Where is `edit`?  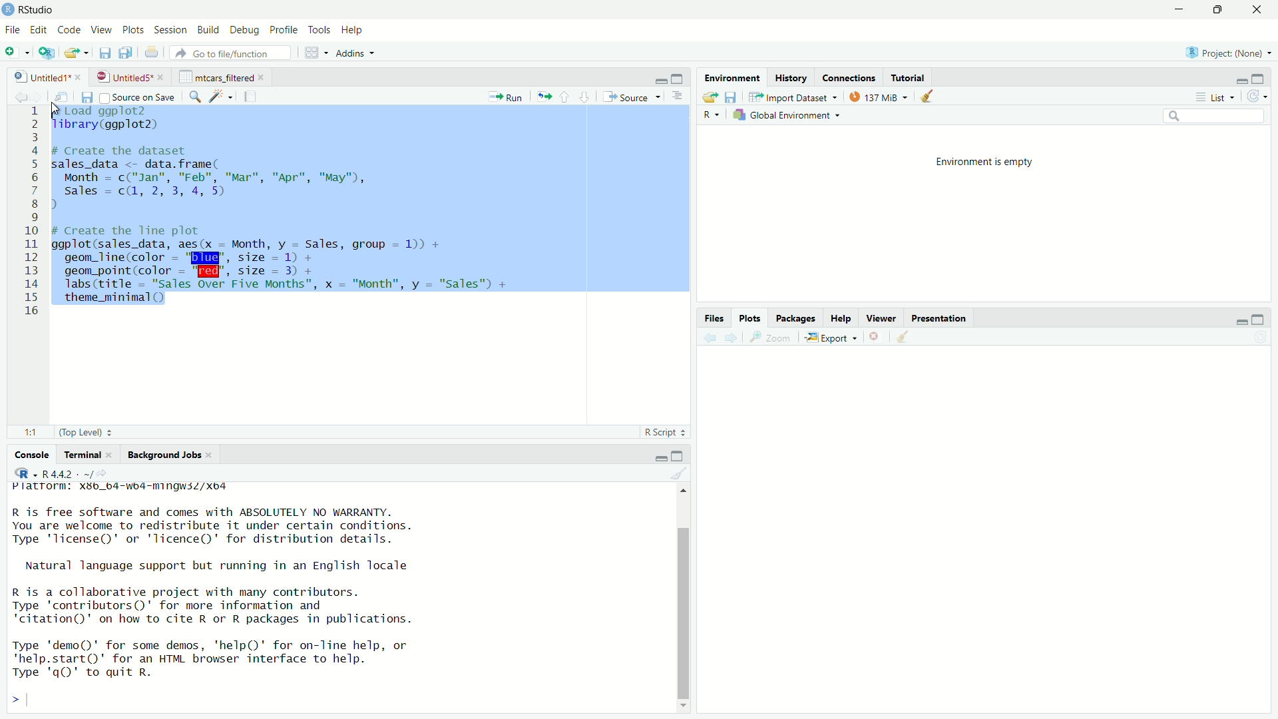 edit is located at coordinates (39, 30).